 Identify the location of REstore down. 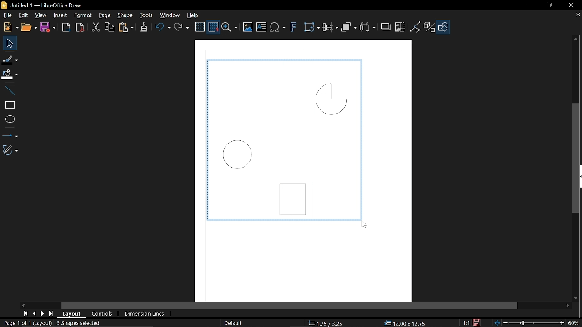
(551, 7).